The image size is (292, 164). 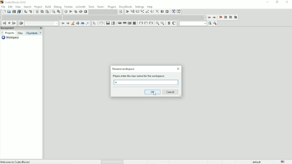 I want to click on Run to cursor, so click(x=133, y=12).